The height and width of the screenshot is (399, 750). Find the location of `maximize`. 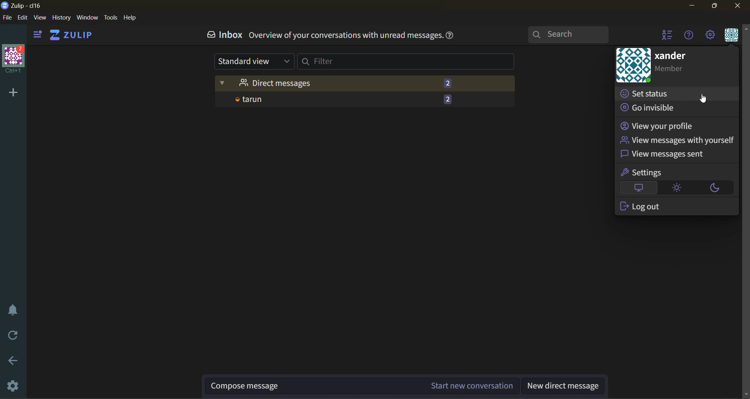

maximize is located at coordinates (714, 7).